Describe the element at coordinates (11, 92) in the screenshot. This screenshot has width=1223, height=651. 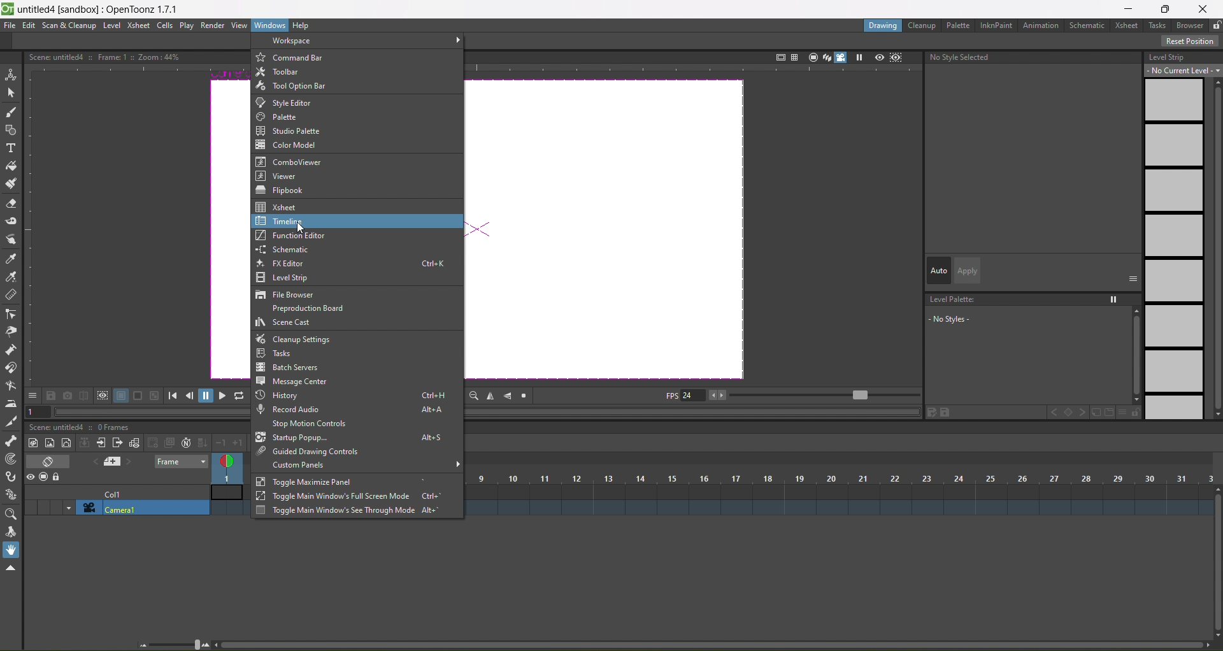
I see `selection tool` at that location.